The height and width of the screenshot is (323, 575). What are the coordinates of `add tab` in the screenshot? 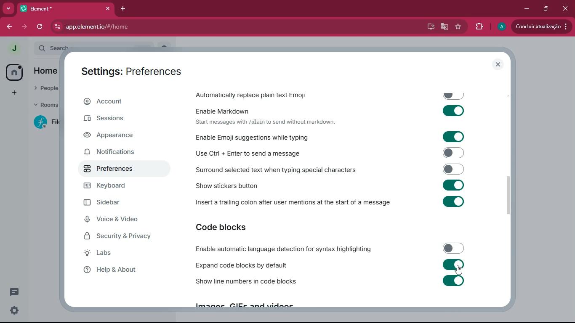 It's located at (121, 10).